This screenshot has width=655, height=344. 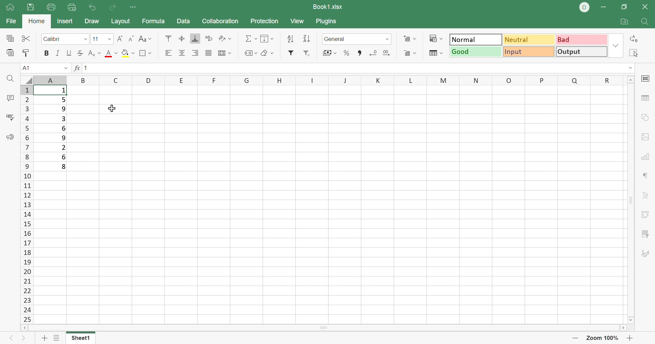 I want to click on Bad, so click(x=582, y=40).